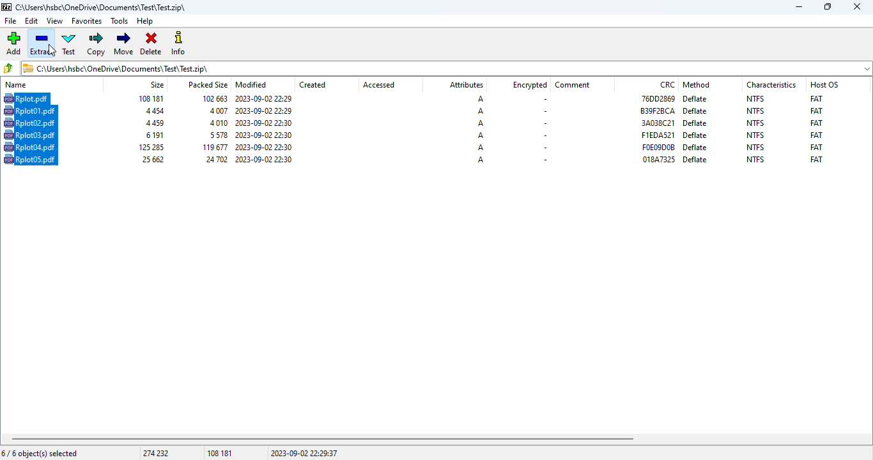  I want to click on file, so click(29, 135).